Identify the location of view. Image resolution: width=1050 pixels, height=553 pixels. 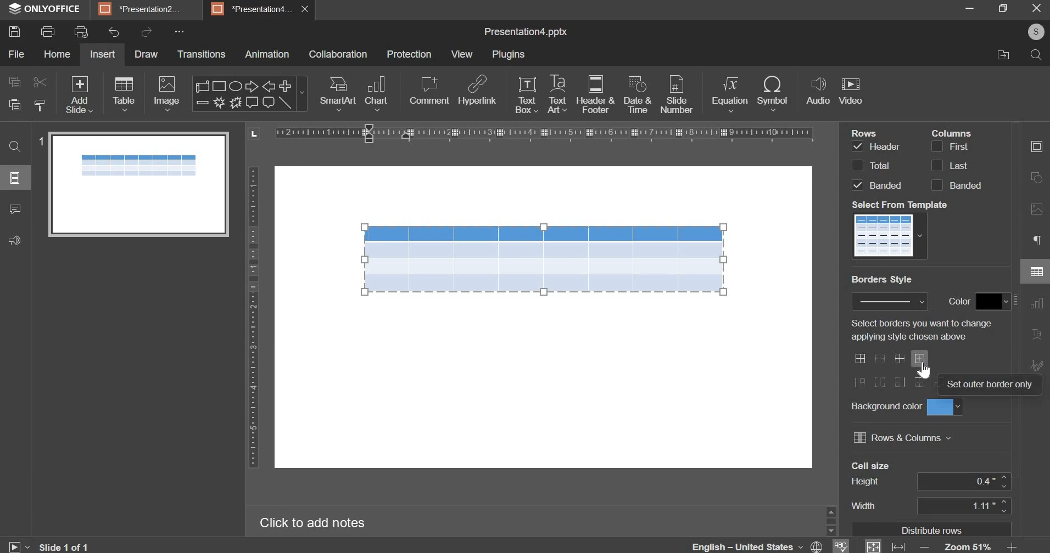
(463, 54).